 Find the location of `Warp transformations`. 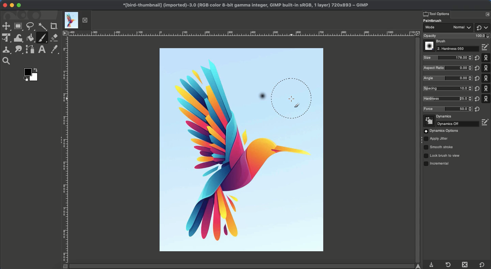

Warp transformations is located at coordinates (19, 39).